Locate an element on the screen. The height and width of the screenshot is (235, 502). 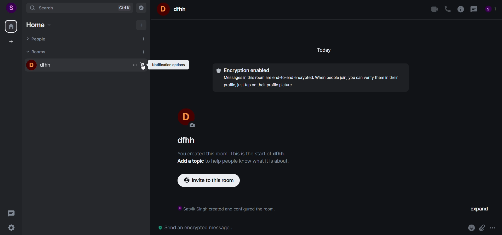
notification options is located at coordinates (170, 66).